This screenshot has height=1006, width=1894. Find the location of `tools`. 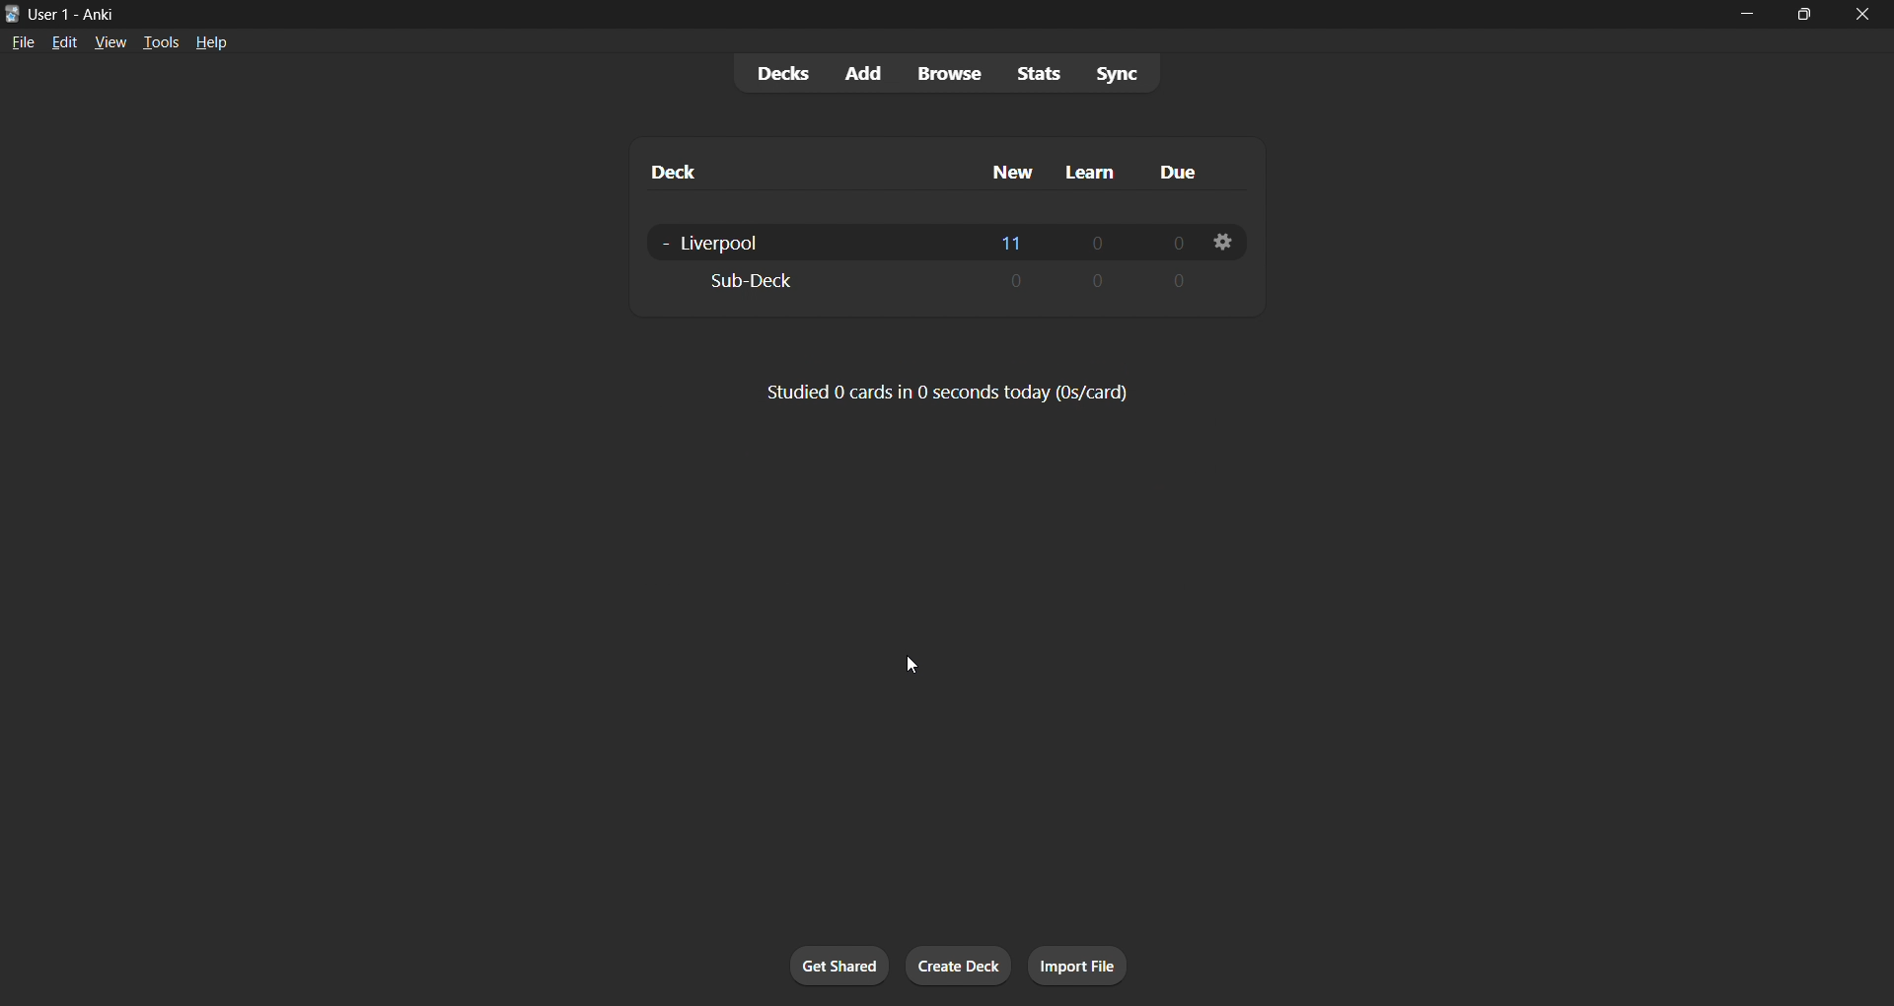

tools is located at coordinates (161, 43).